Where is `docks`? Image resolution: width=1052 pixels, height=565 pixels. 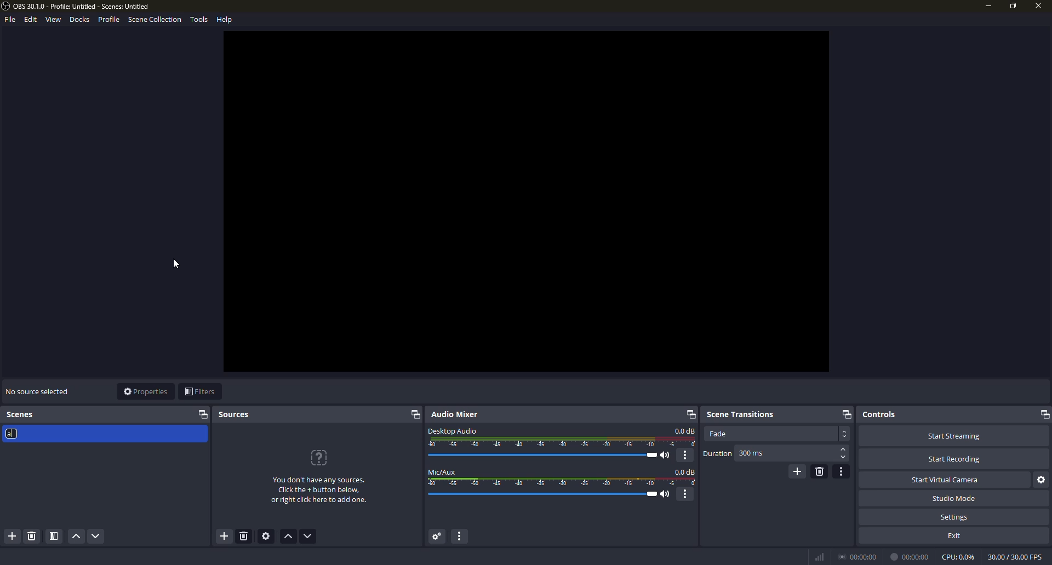
docks is located at coordinates (80, 19).